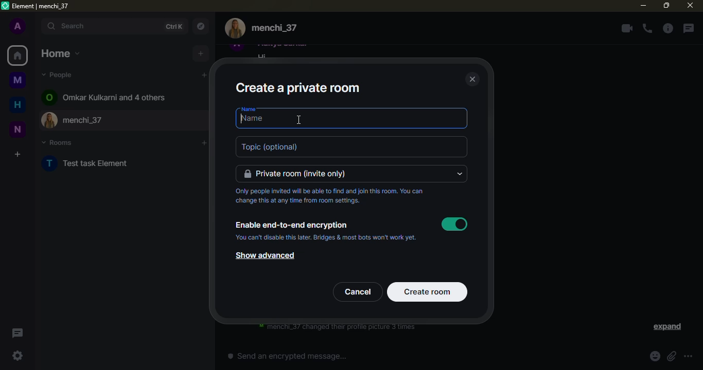  Describe the element at coordinates (688, 28) in the screenshot. I see `threads` at that location.